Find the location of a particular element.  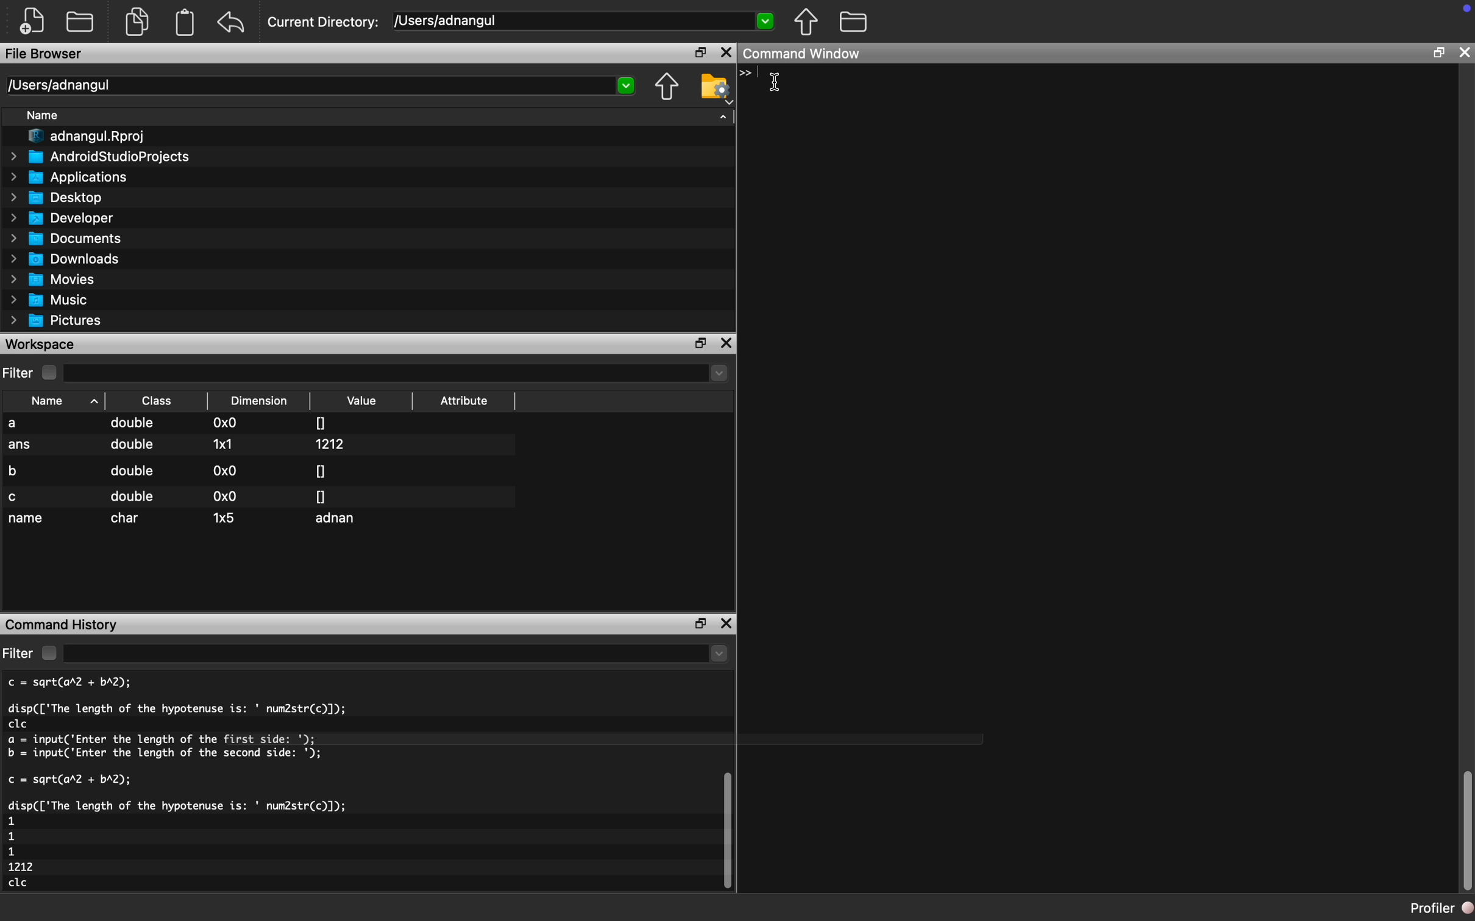

c = sqrt(arl + bA2);

disp(['The length of the hypotenuse is: ' num2str(c)]);
clc

a = input('Enter the length of the first side: ');

b = input('Enter the length of the second side: ');

c = sqrt(ar2 + bA2);

disp(['The length of the hypotenuse is: ' num2str(c)]);
1

1

1

1212

clc is located at coordinates (217, 786).